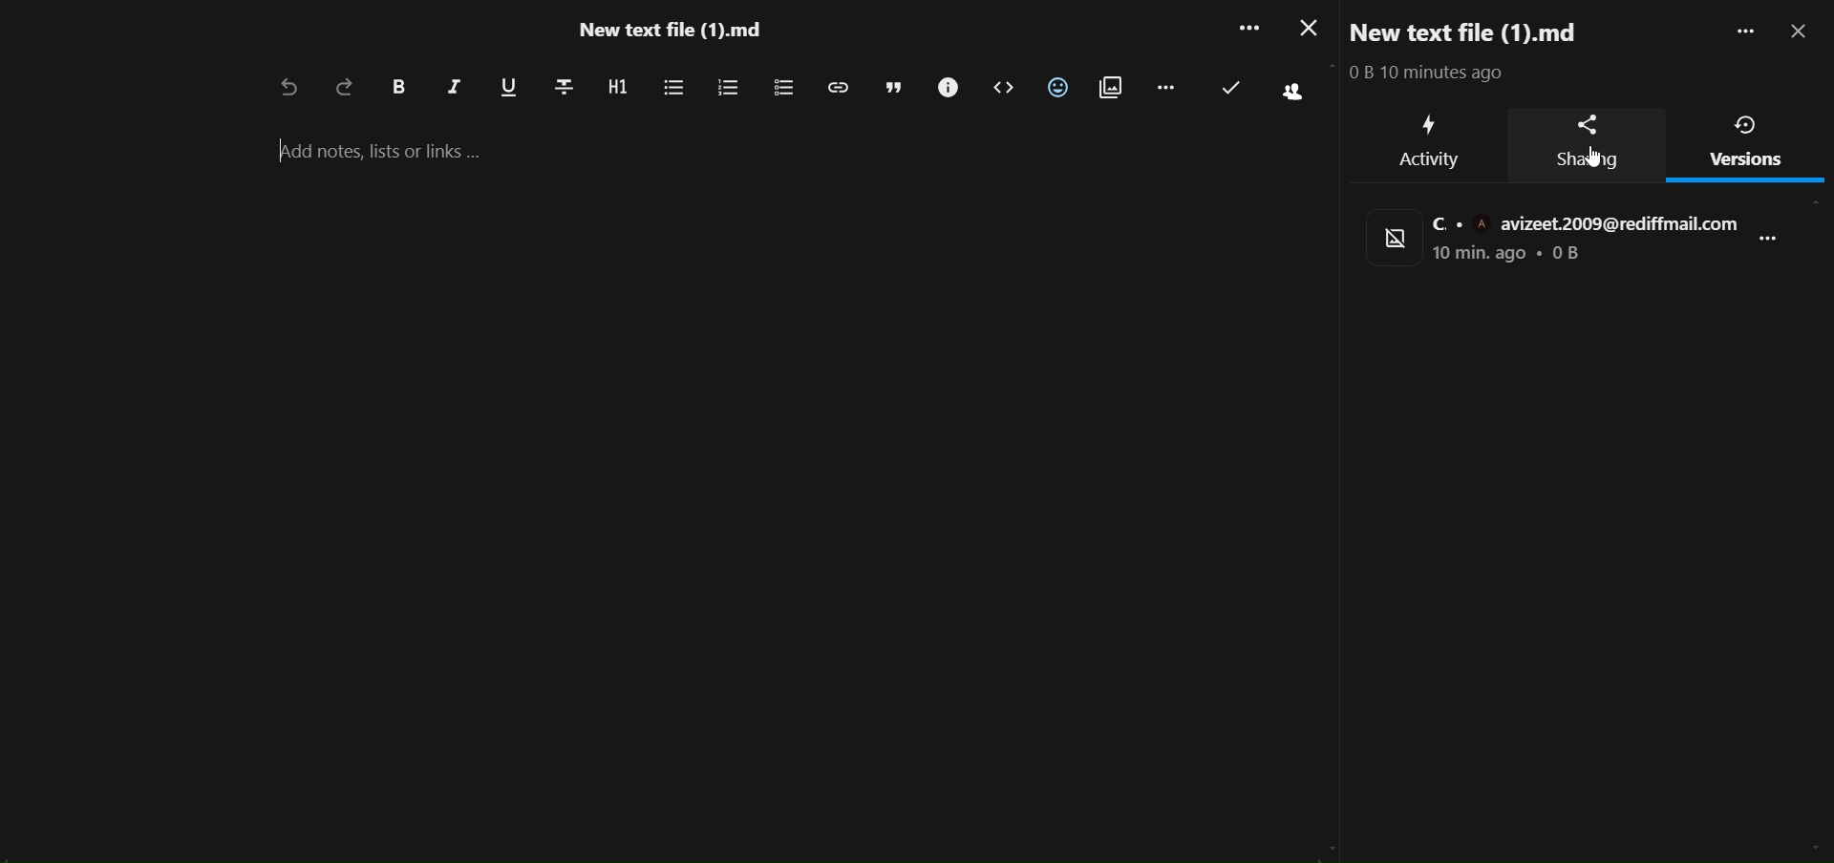 This screenshot has width=1834, height=863. I want to click on strikethrough, so click(563, 85).